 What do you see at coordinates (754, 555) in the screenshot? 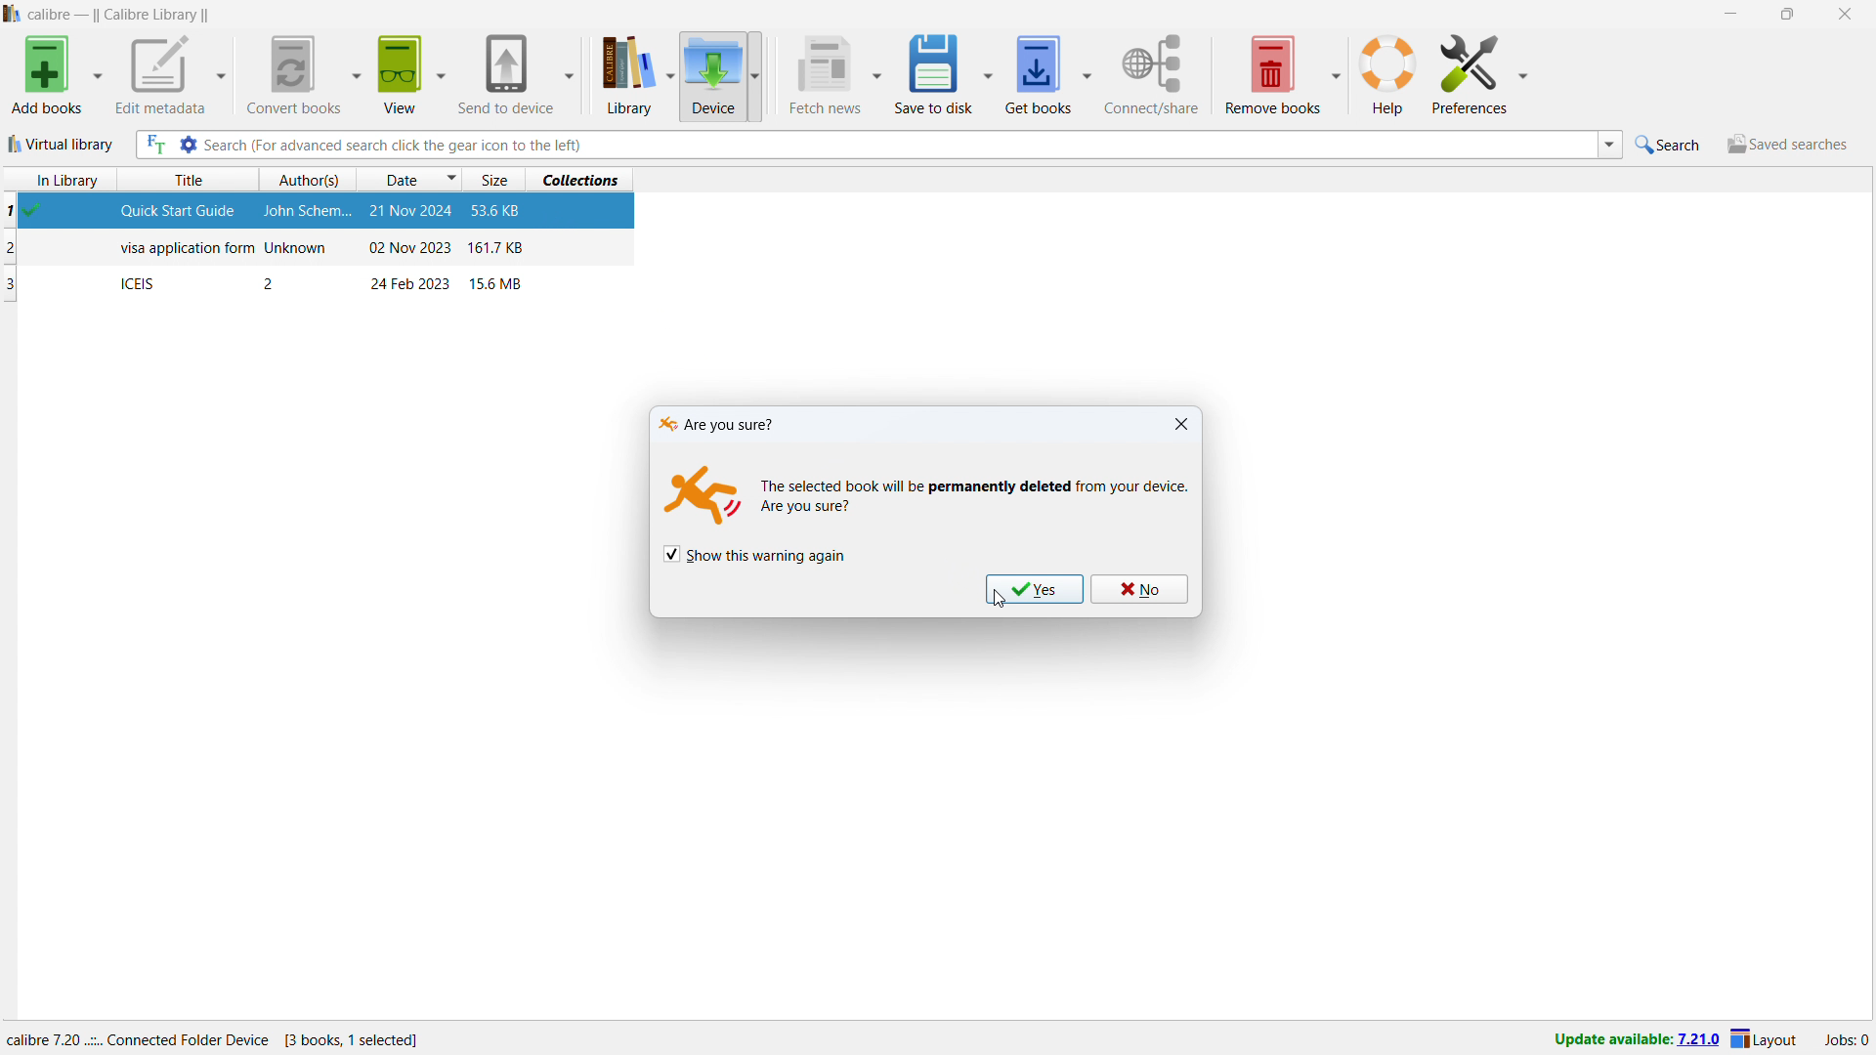
I see `show this warning again` at bounding box center [754, 555].